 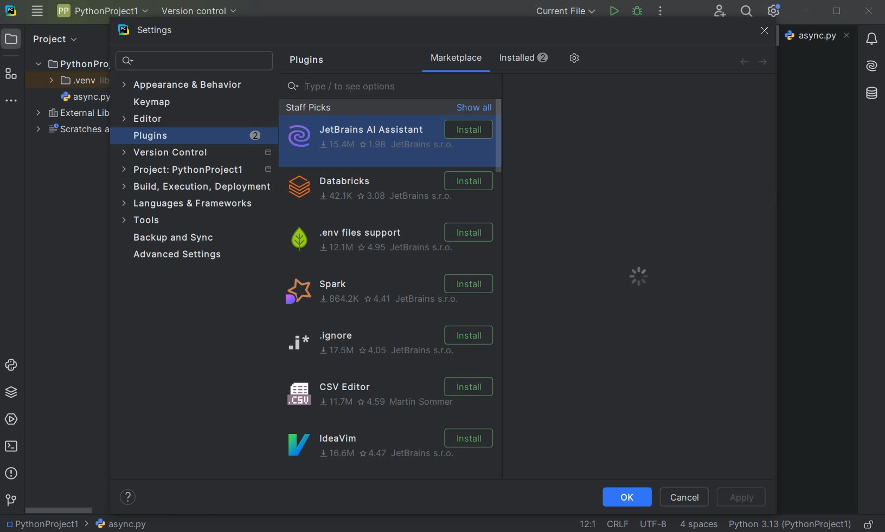 I want to click on CSV Editor, so click(x=388, y=392).